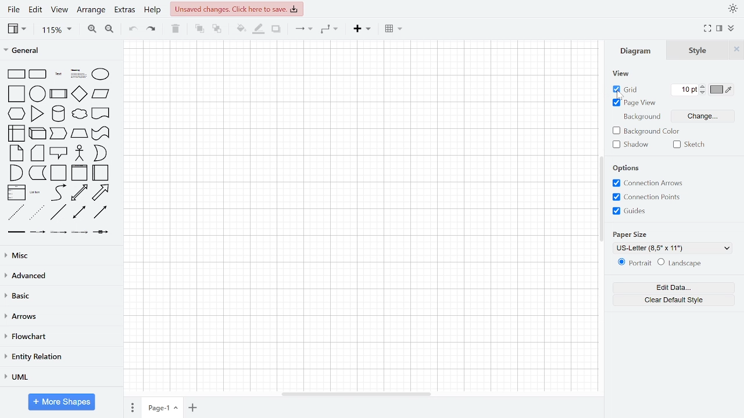 The height and width of the screenshot is (418, 744). What do you see at coordinates (79, 232) in the screenshot?
I see `connector with 3 labels` at bounding box center [79, 232].